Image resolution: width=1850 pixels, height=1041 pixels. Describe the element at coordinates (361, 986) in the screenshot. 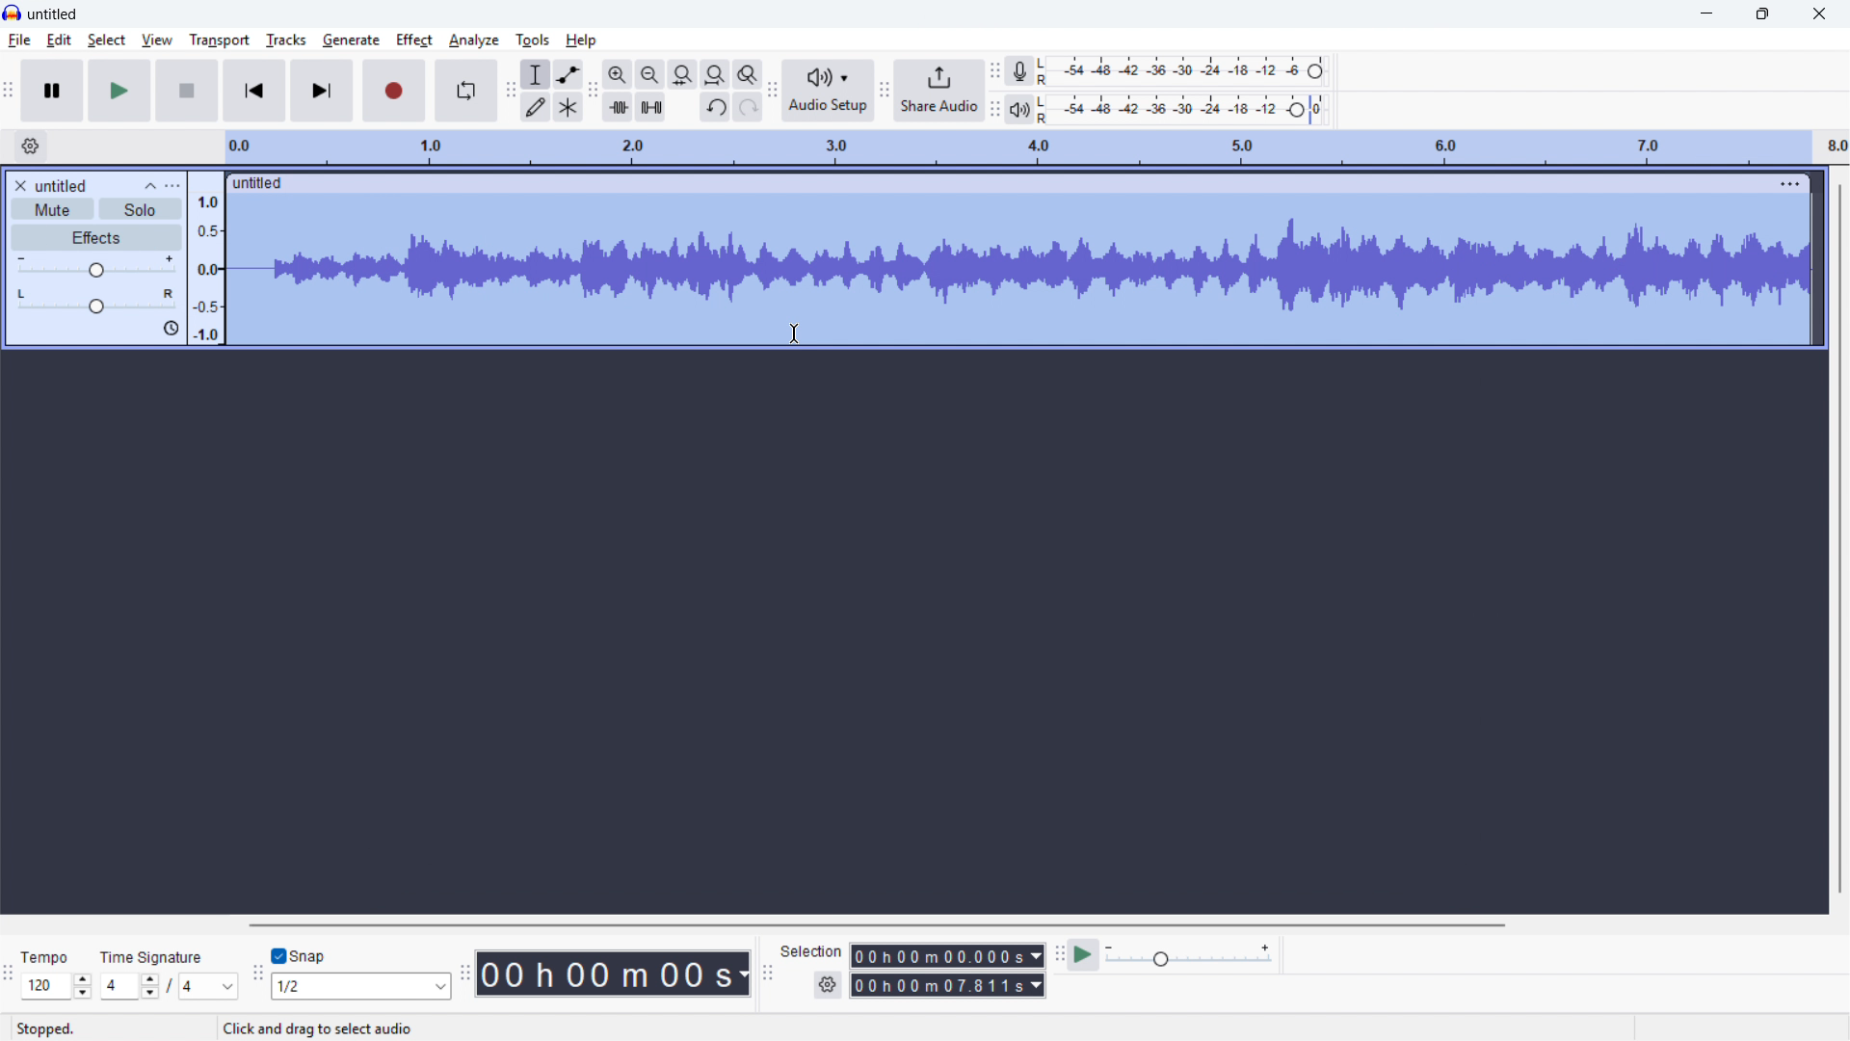

I see `Set snapping ` at that location.